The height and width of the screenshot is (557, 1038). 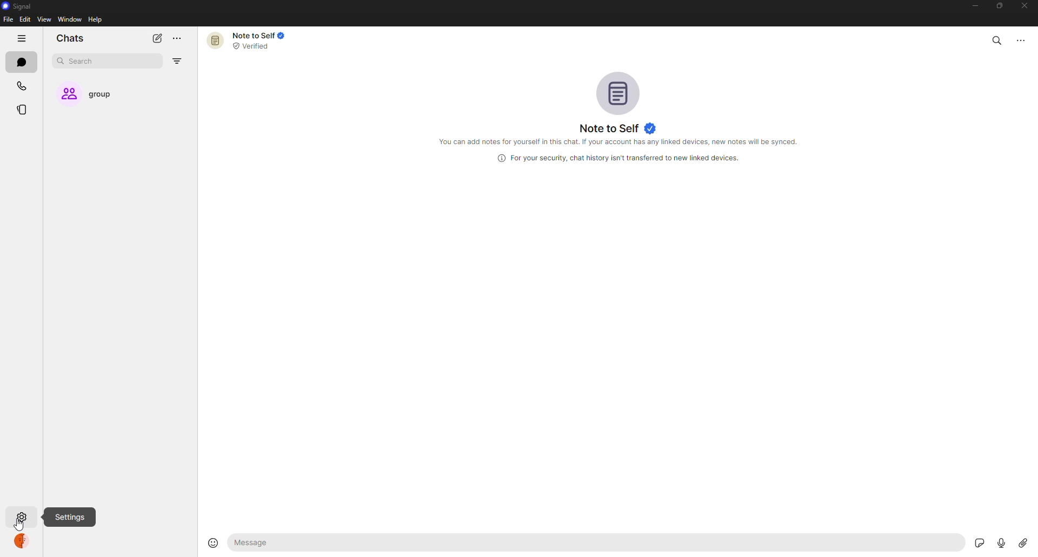 I want to click on message, so click(x=302, y=543).